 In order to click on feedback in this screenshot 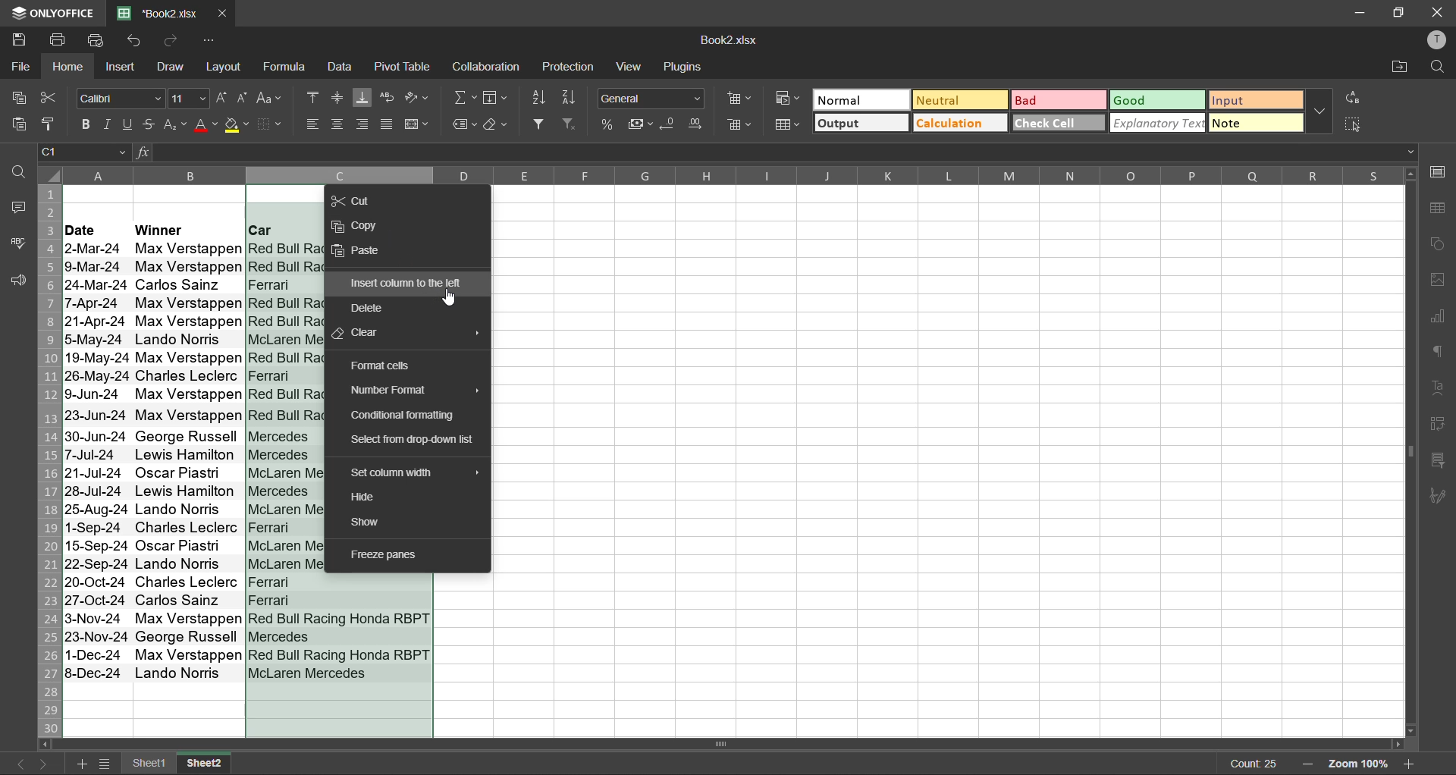, I will do `click(17, 281)`.